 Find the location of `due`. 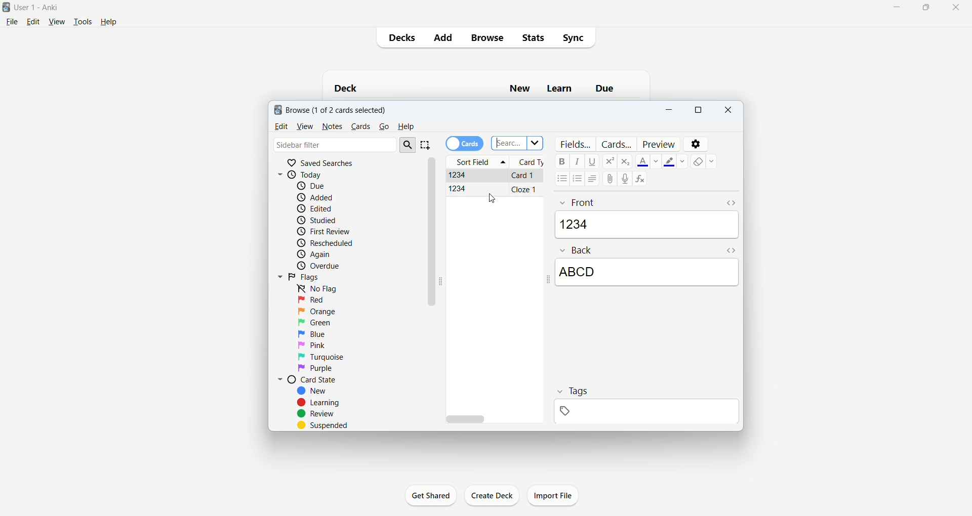

due is located at coordinates (310, 186).